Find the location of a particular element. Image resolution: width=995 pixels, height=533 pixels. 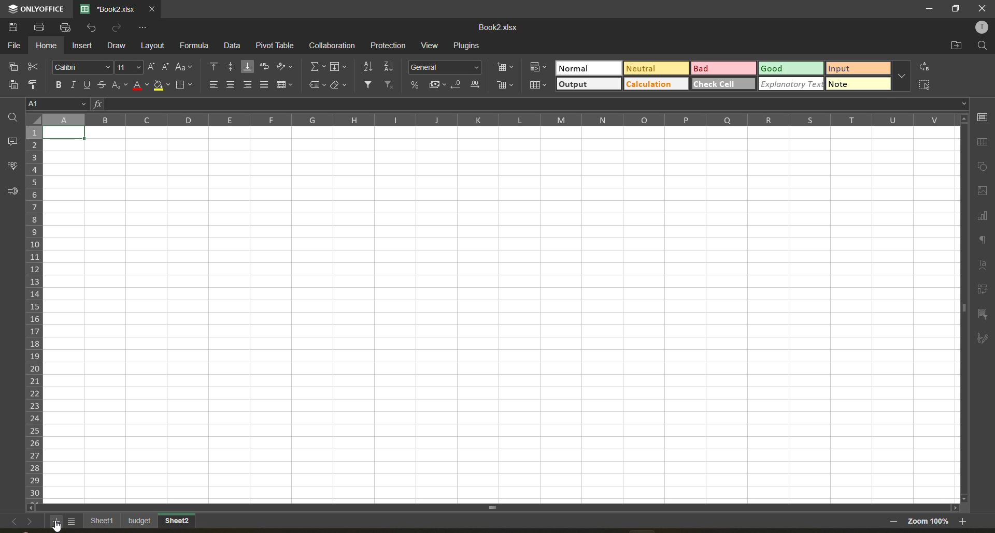

input is located at coordinates (857, 69).